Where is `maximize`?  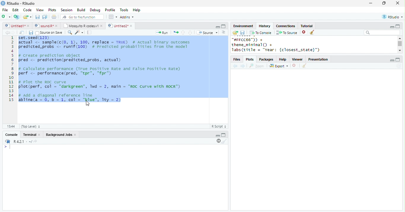 maximize is located at coordinates (398, 60).